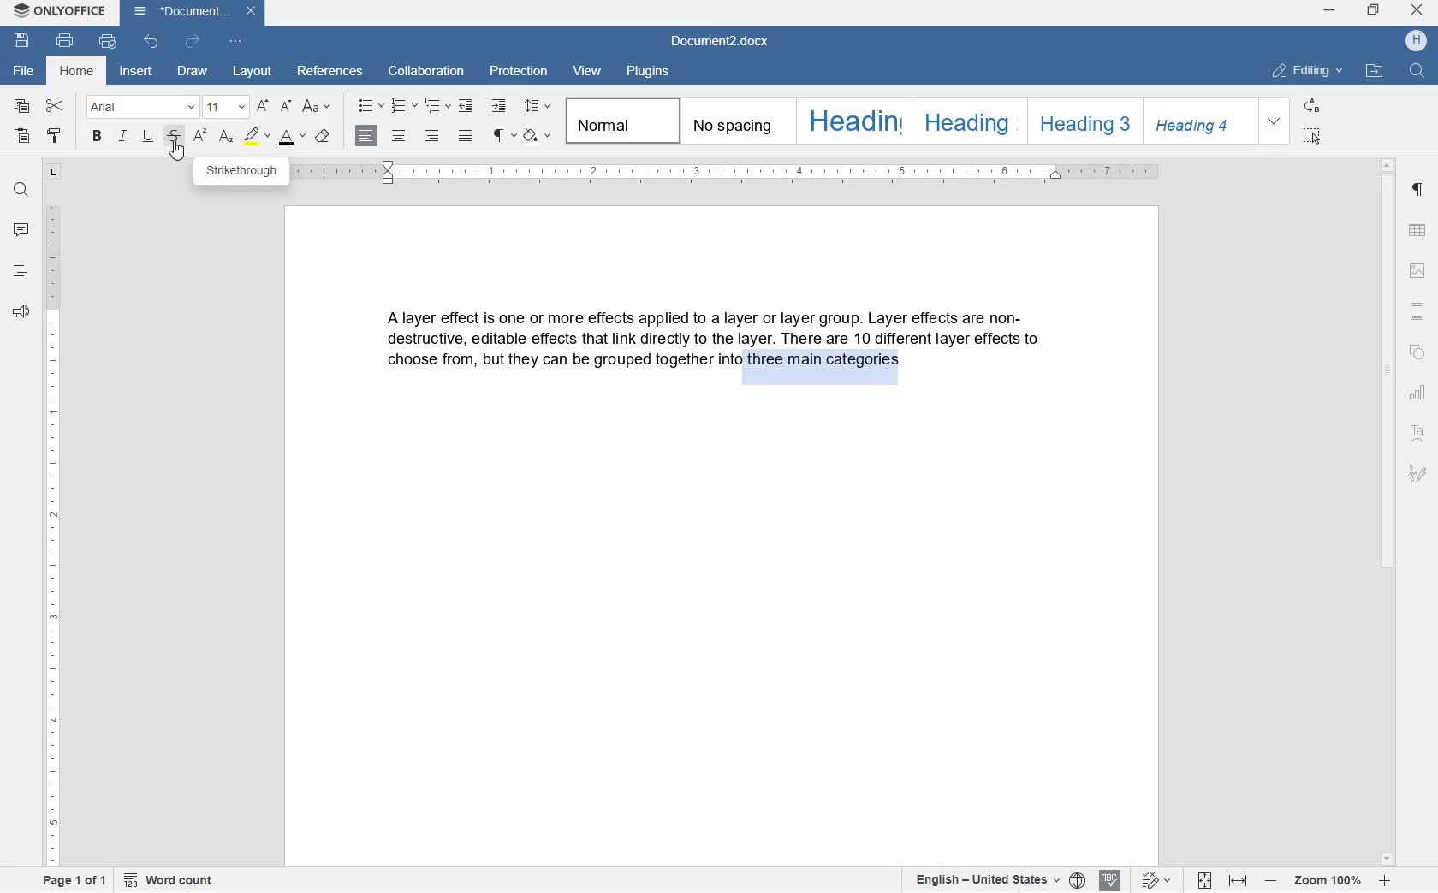 This screenshot has height=893, width=1438. What do you see at coordinates (426, 72) in the screenshot?
I see `collaboration` at bounding box center [426, 72].